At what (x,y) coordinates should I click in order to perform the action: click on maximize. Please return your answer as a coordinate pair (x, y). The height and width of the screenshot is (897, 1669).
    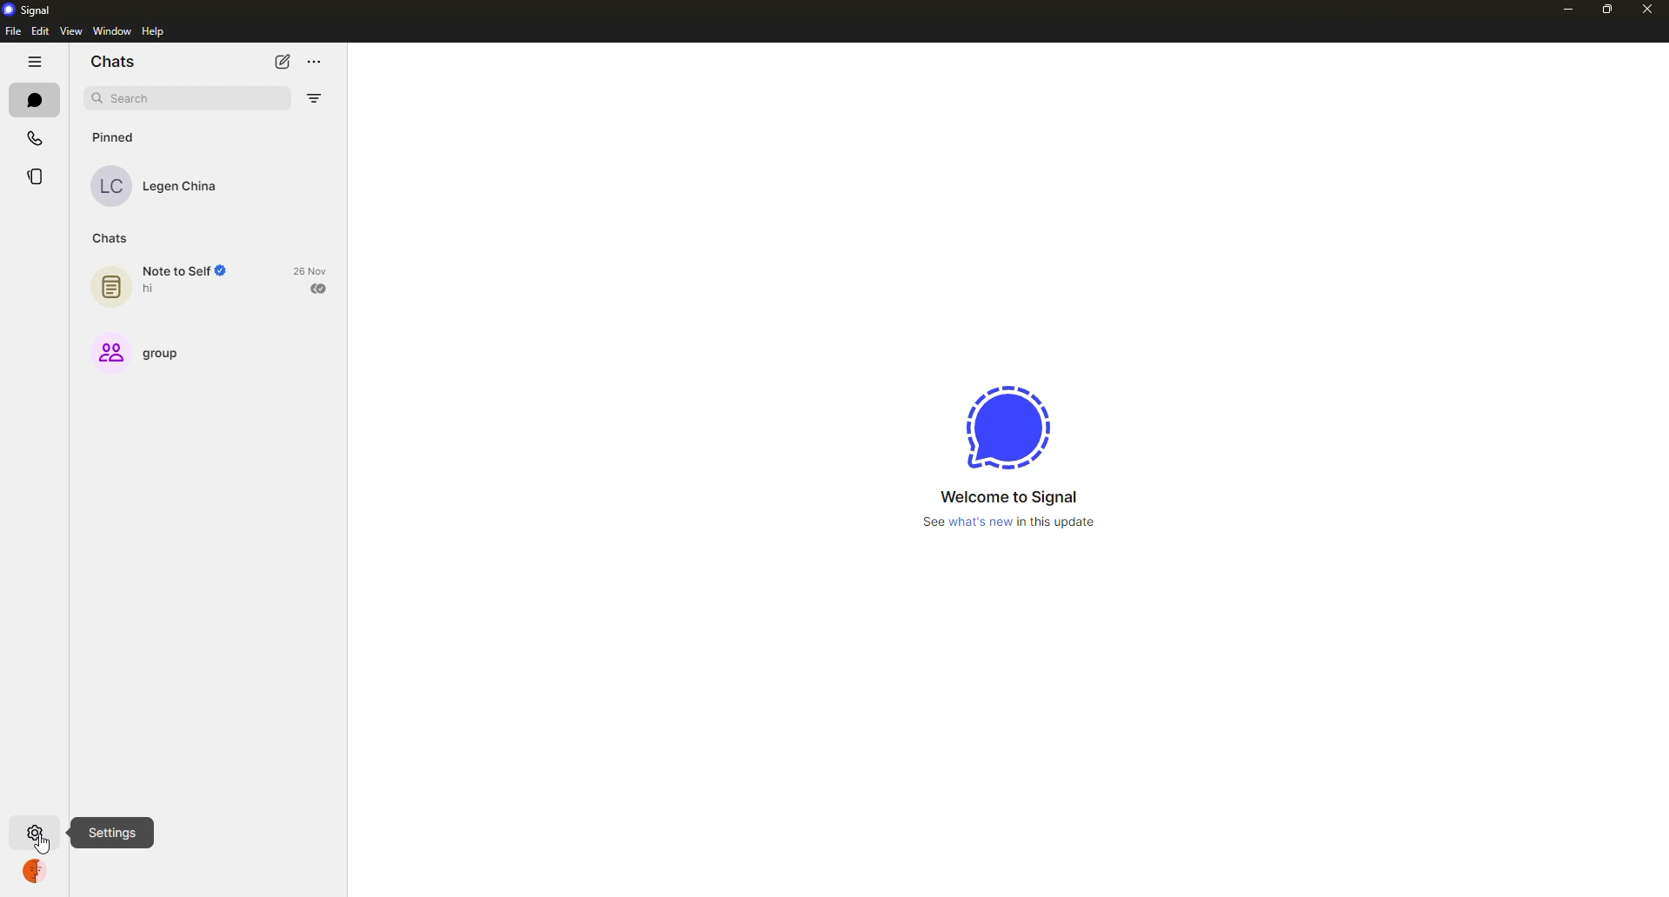
    Looking at the image, I should click on (1605, 10).